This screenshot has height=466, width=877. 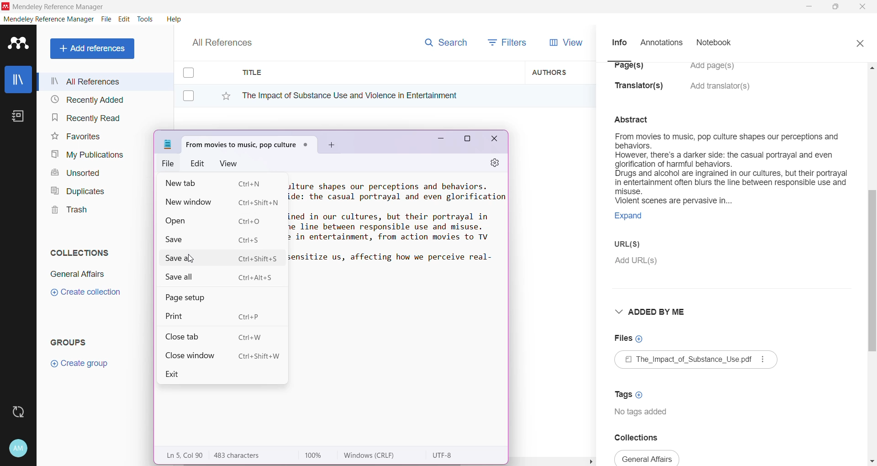 I want to click on Favorites, so click(x=75, y=137).